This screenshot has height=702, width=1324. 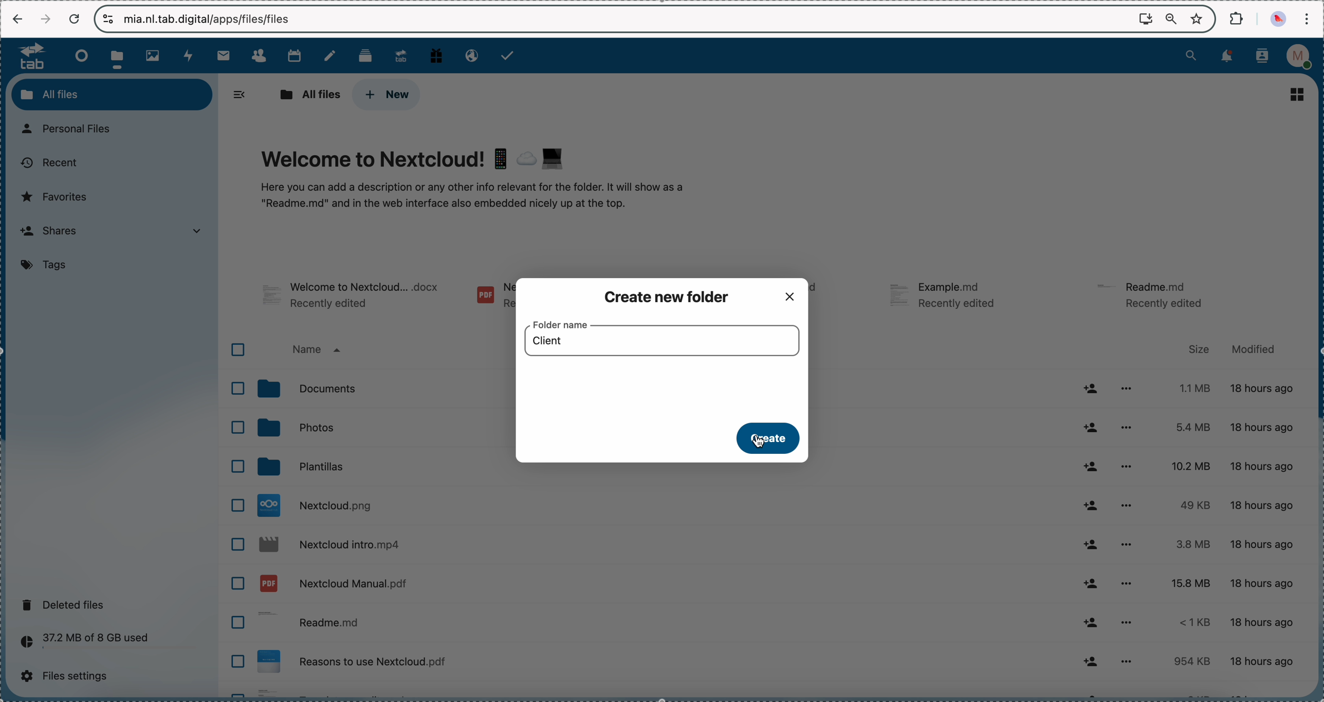 I want to click on tags, so click(x=47, y=266).